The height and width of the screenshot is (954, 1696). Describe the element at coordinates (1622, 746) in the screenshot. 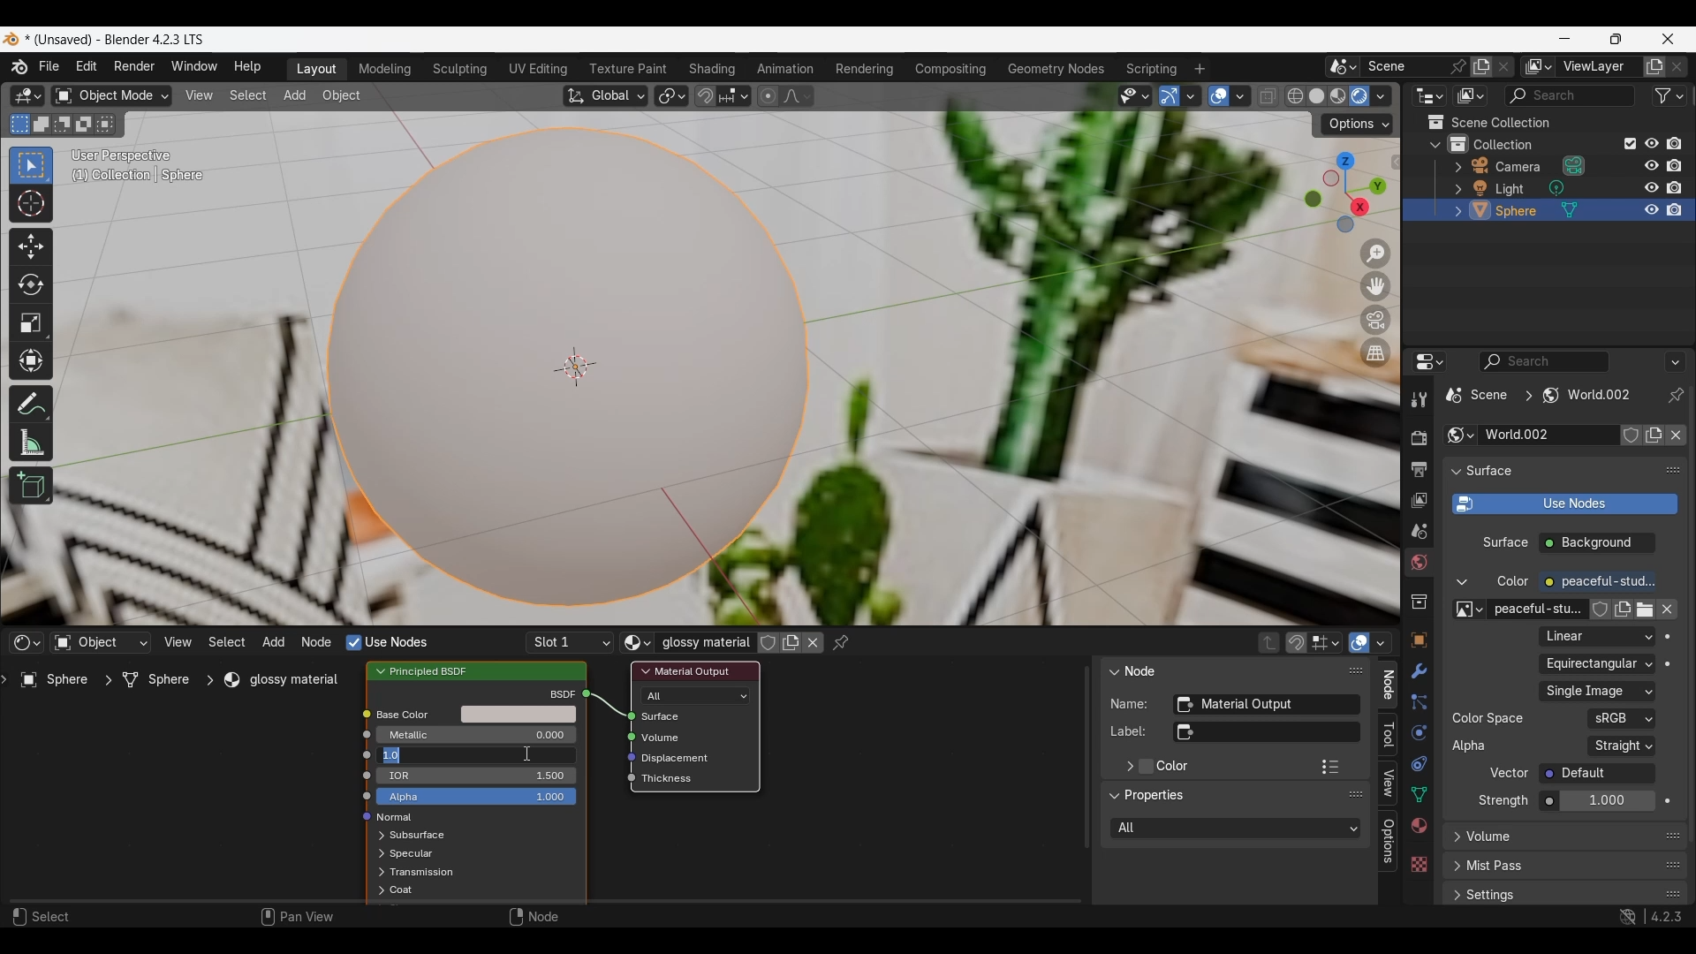

I see `Representation of alpha in the image` at that location.